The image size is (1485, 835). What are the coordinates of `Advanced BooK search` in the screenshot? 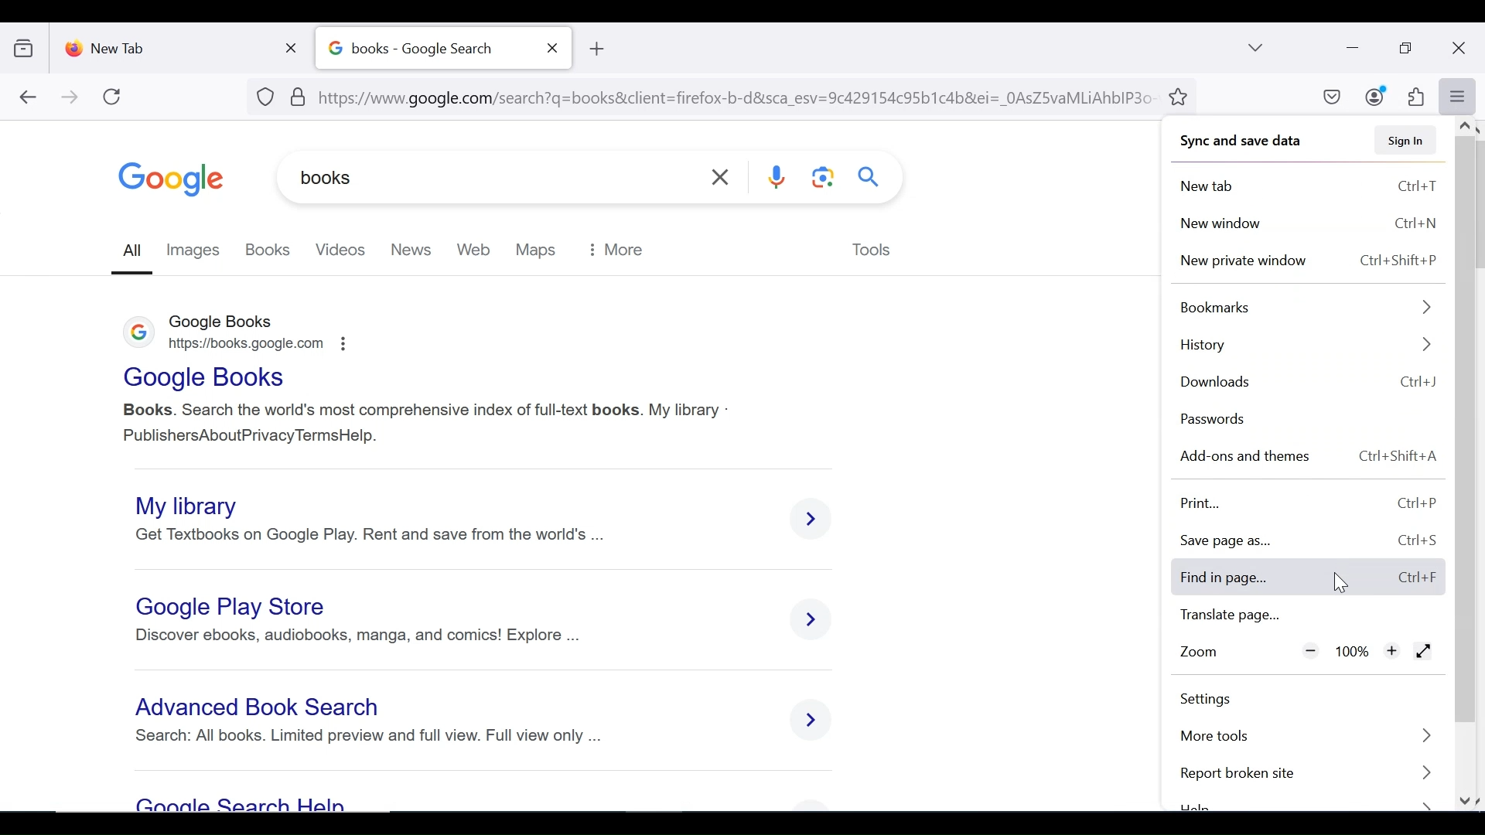 It's located at (261, 708).